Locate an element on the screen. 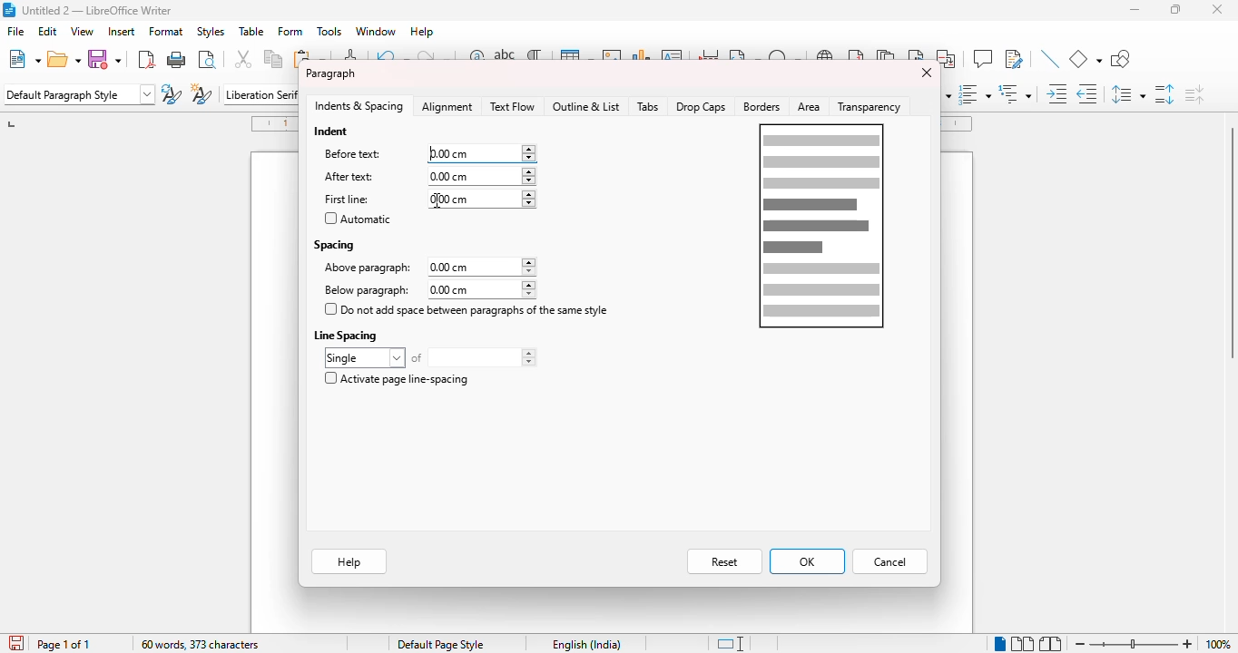  zoom in is located at coordinates (1188, 643).